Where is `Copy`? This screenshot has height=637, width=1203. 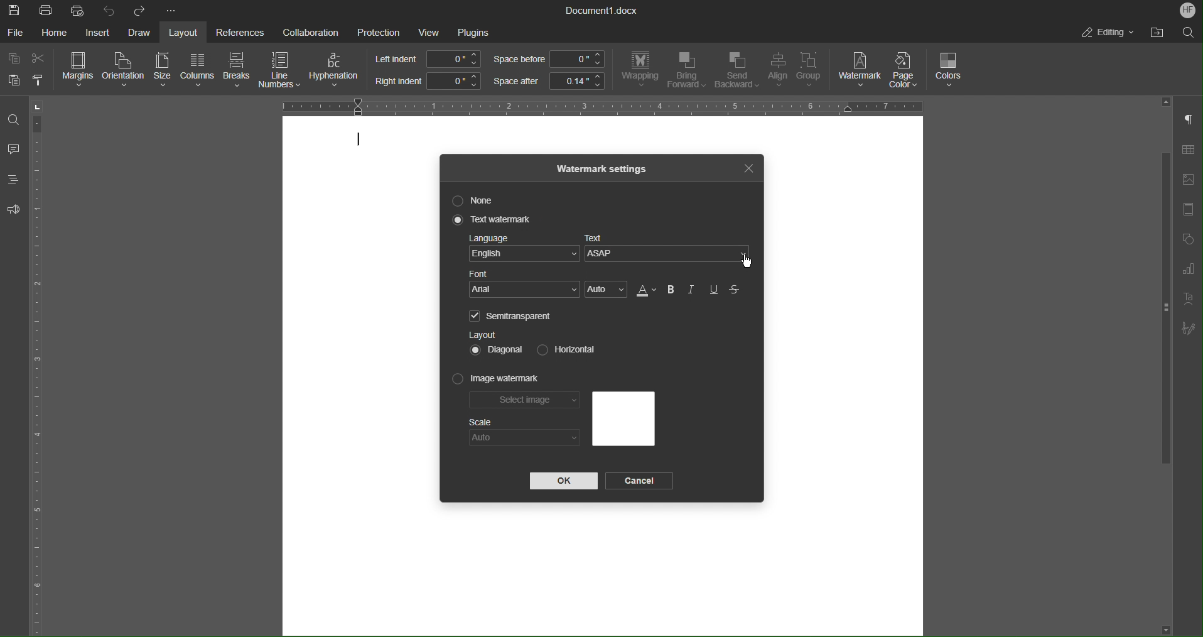 Copy is located at coordinates (15, 59).